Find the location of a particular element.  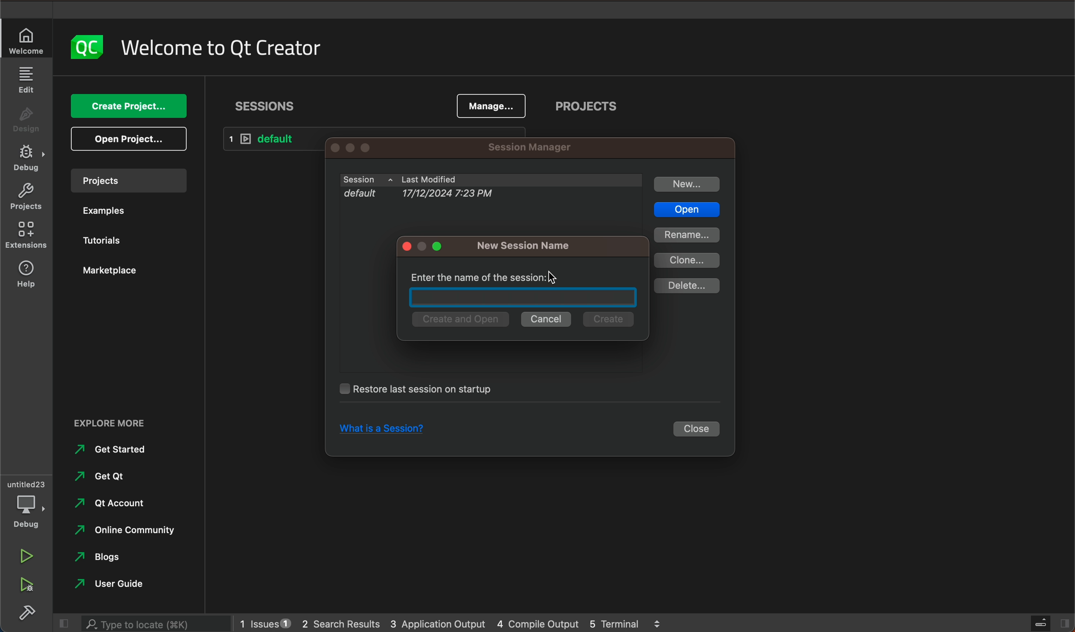

build is located at coordinates (26, 613).